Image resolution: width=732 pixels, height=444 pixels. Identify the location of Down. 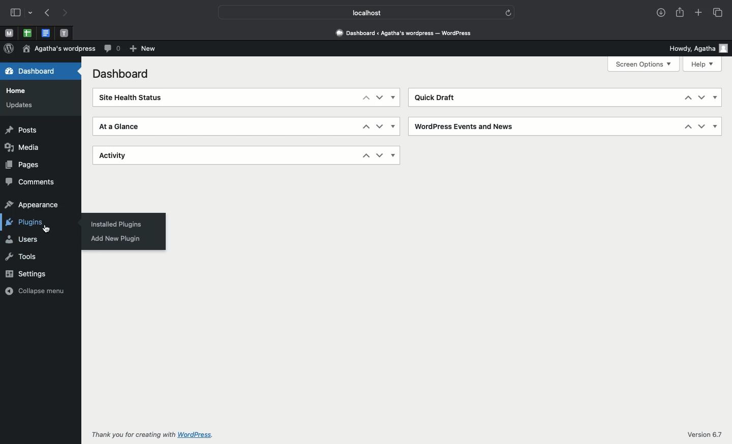
(702, 98).